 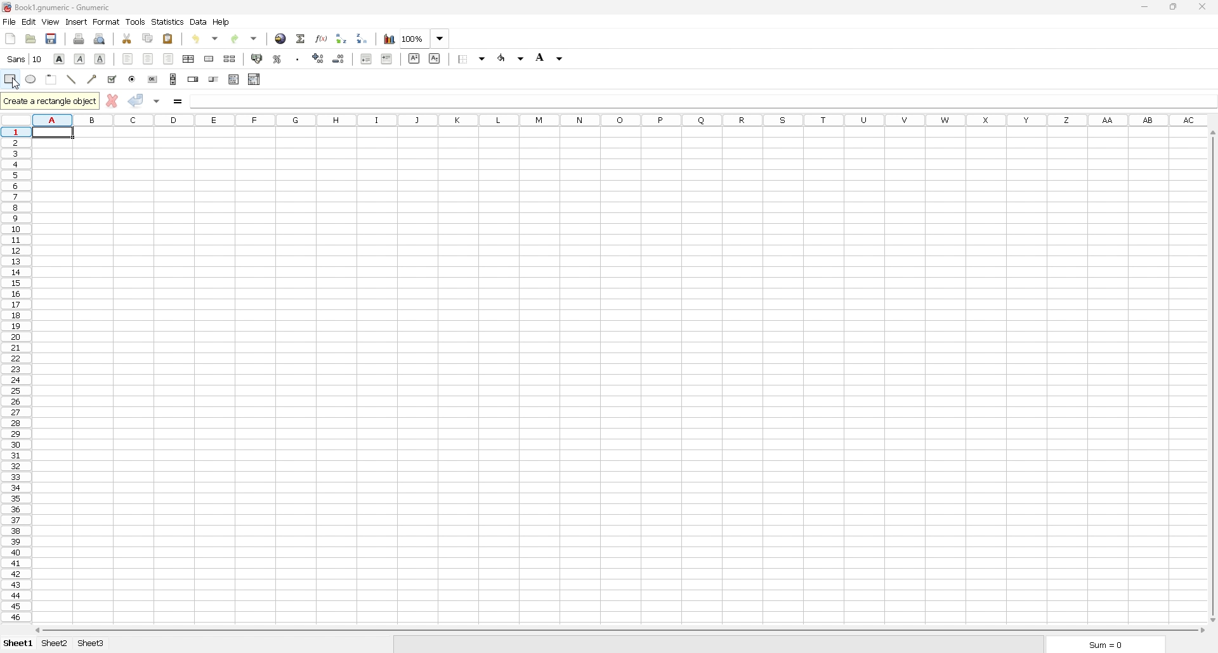 What do you see at coordinates (620, 631) in the screenshot?
I see `scroll bar` at bounding box center [620, 631].